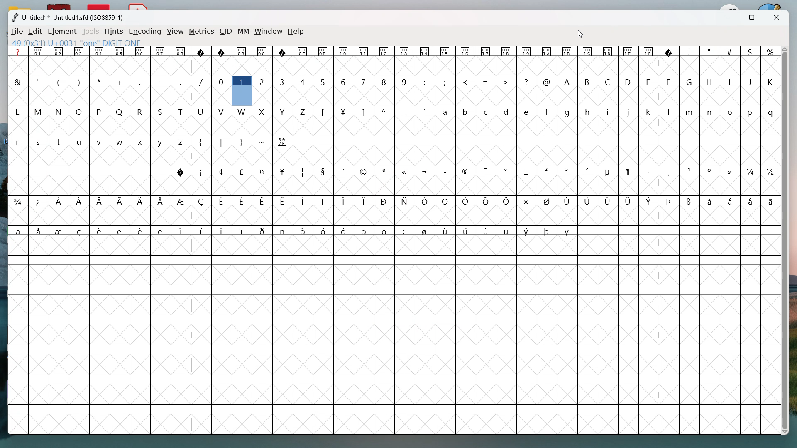 This screenshot has height=448, width=797. What do you see at coordinates (768, 51) in the screenshot?
I see `%` at bounding box center [768, 51].